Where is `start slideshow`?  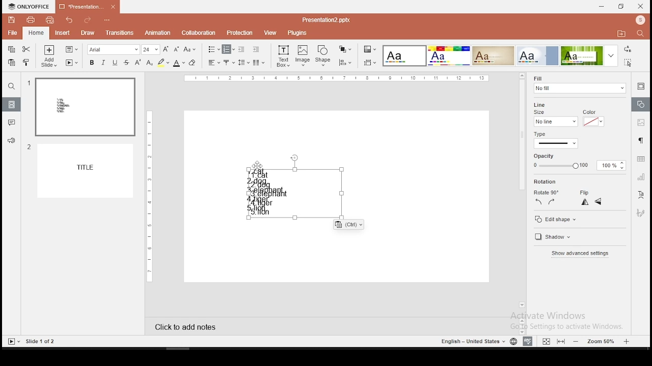
start slideshow is located at coordinates (72, 63).